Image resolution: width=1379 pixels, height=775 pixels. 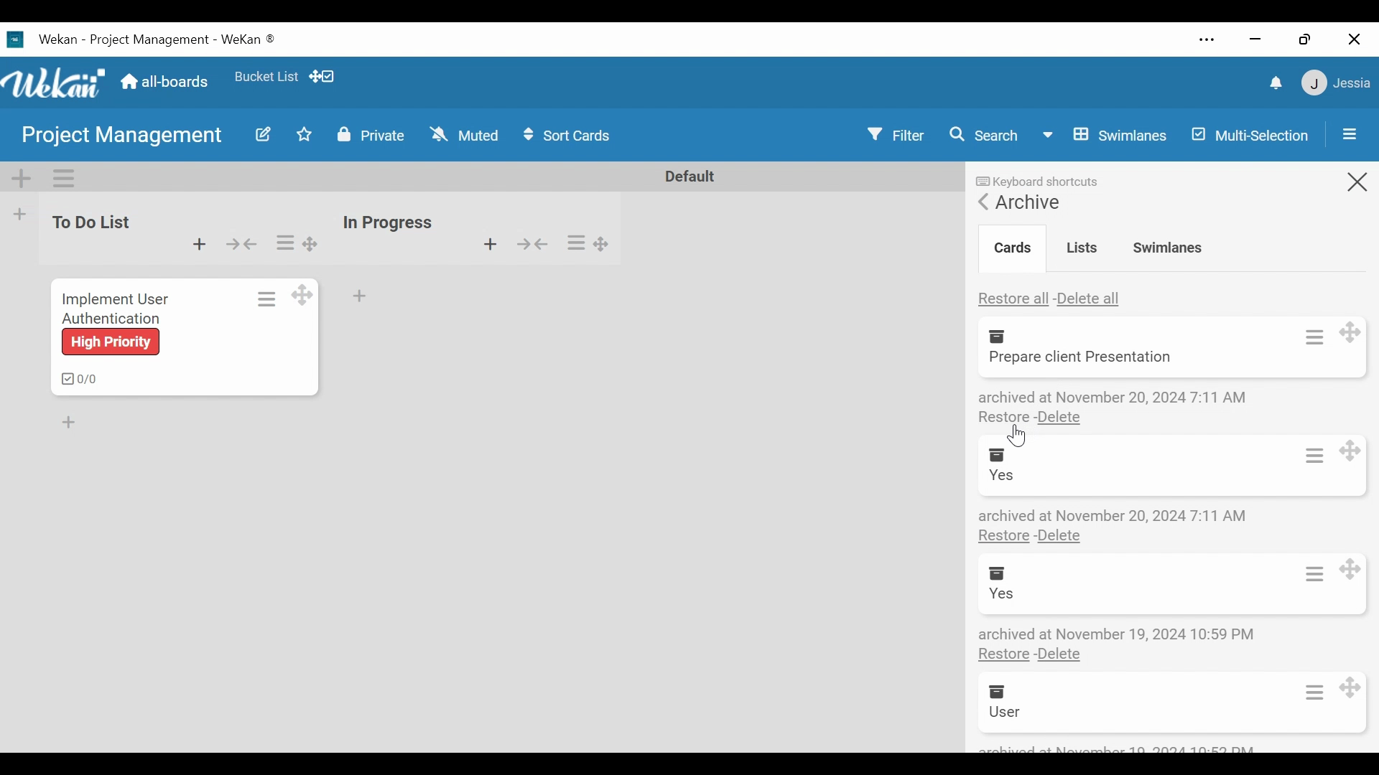 What do you see at coordinates (1092, 714) in the screenshot?
I see `Implement user authentication` at bounding box center [1092, 714].